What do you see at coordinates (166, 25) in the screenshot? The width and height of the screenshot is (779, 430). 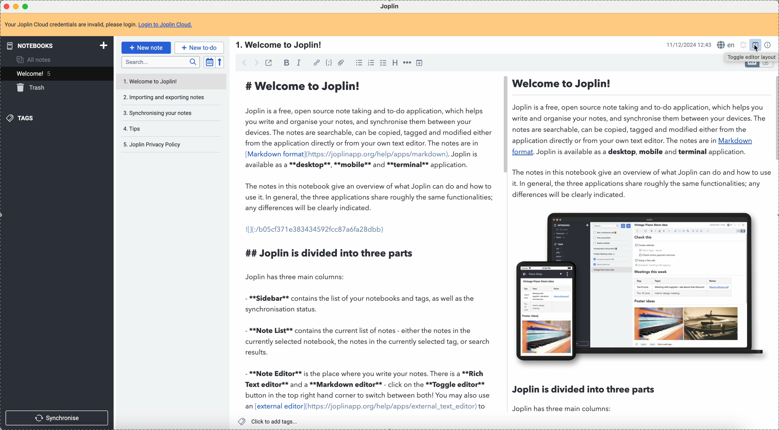 I see `Login to Joplin Cloud.` at bounding box center [166, 25].